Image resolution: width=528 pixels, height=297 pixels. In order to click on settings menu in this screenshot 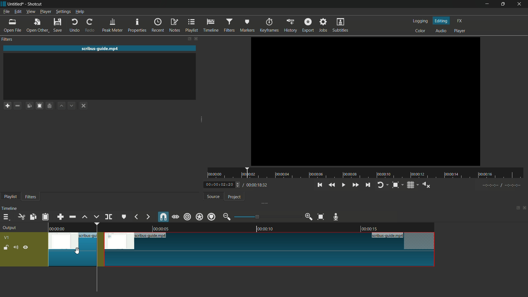, I will do `click(62, 12)`.